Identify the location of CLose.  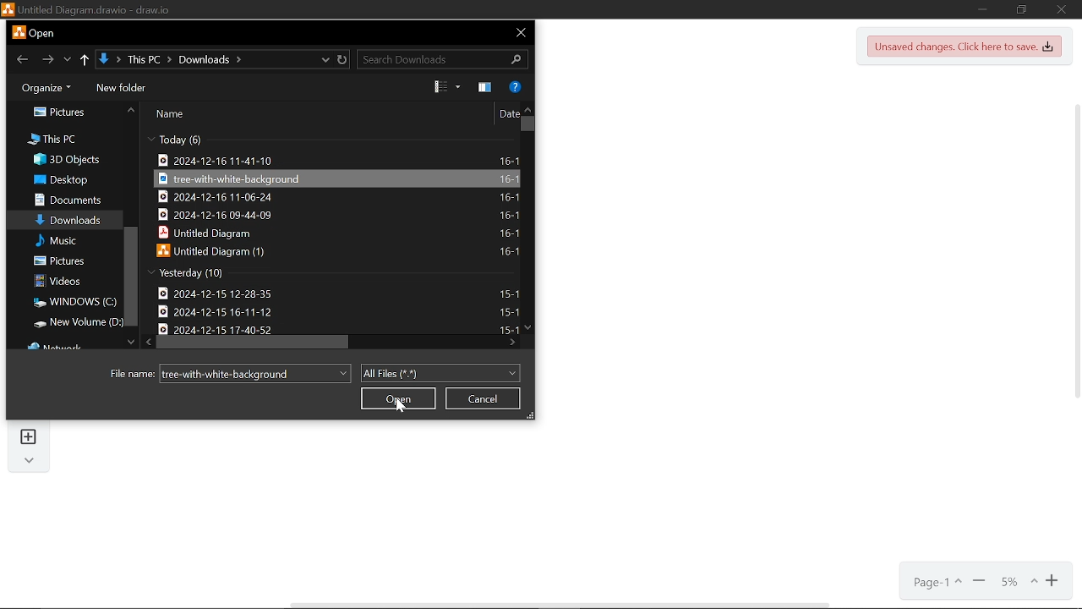
(520, 32).